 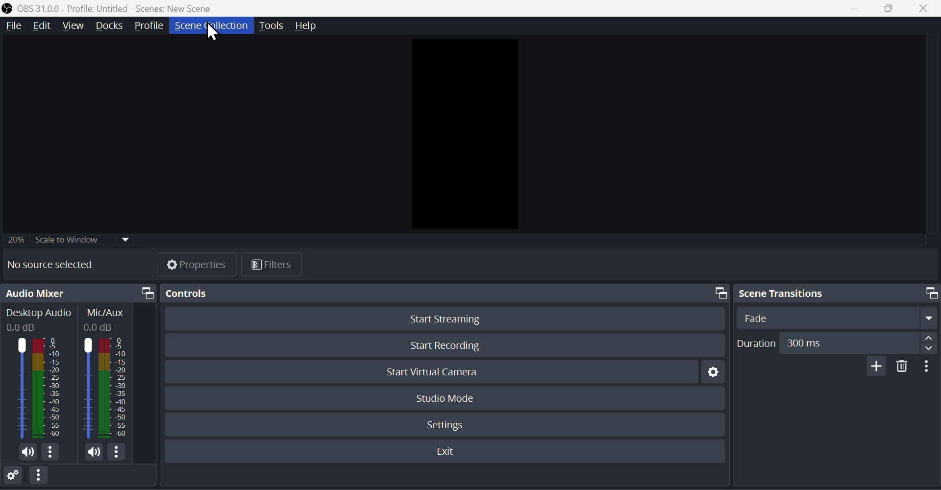 I want to click on volume, so click(x=25, y=453).